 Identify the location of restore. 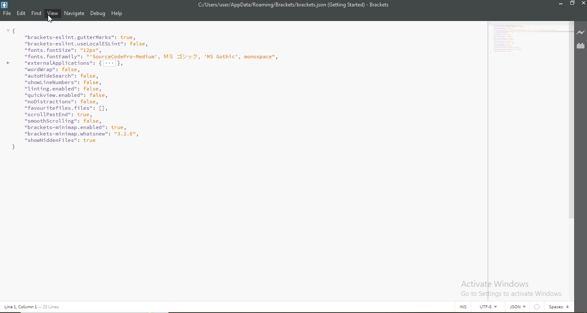
(572, 4).